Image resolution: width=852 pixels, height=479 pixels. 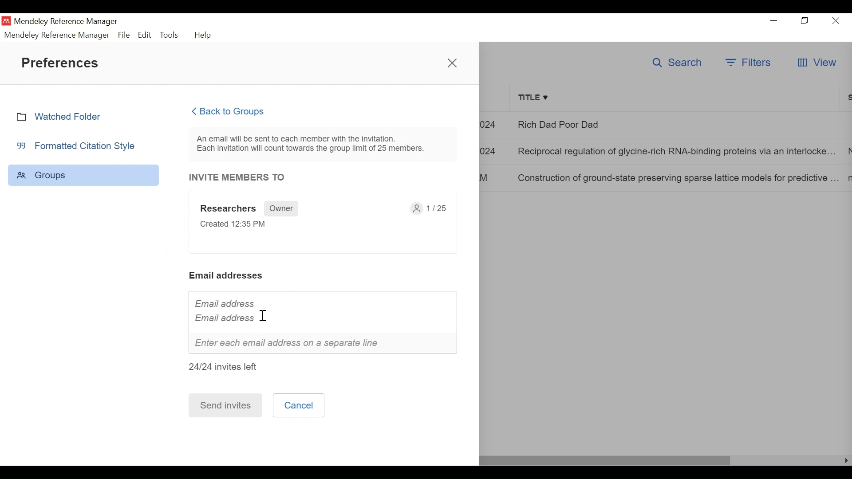 What do you see at coordinates (227, 275) in the screenshot?
I see `Email addresses` at bounding box center [227, 275].